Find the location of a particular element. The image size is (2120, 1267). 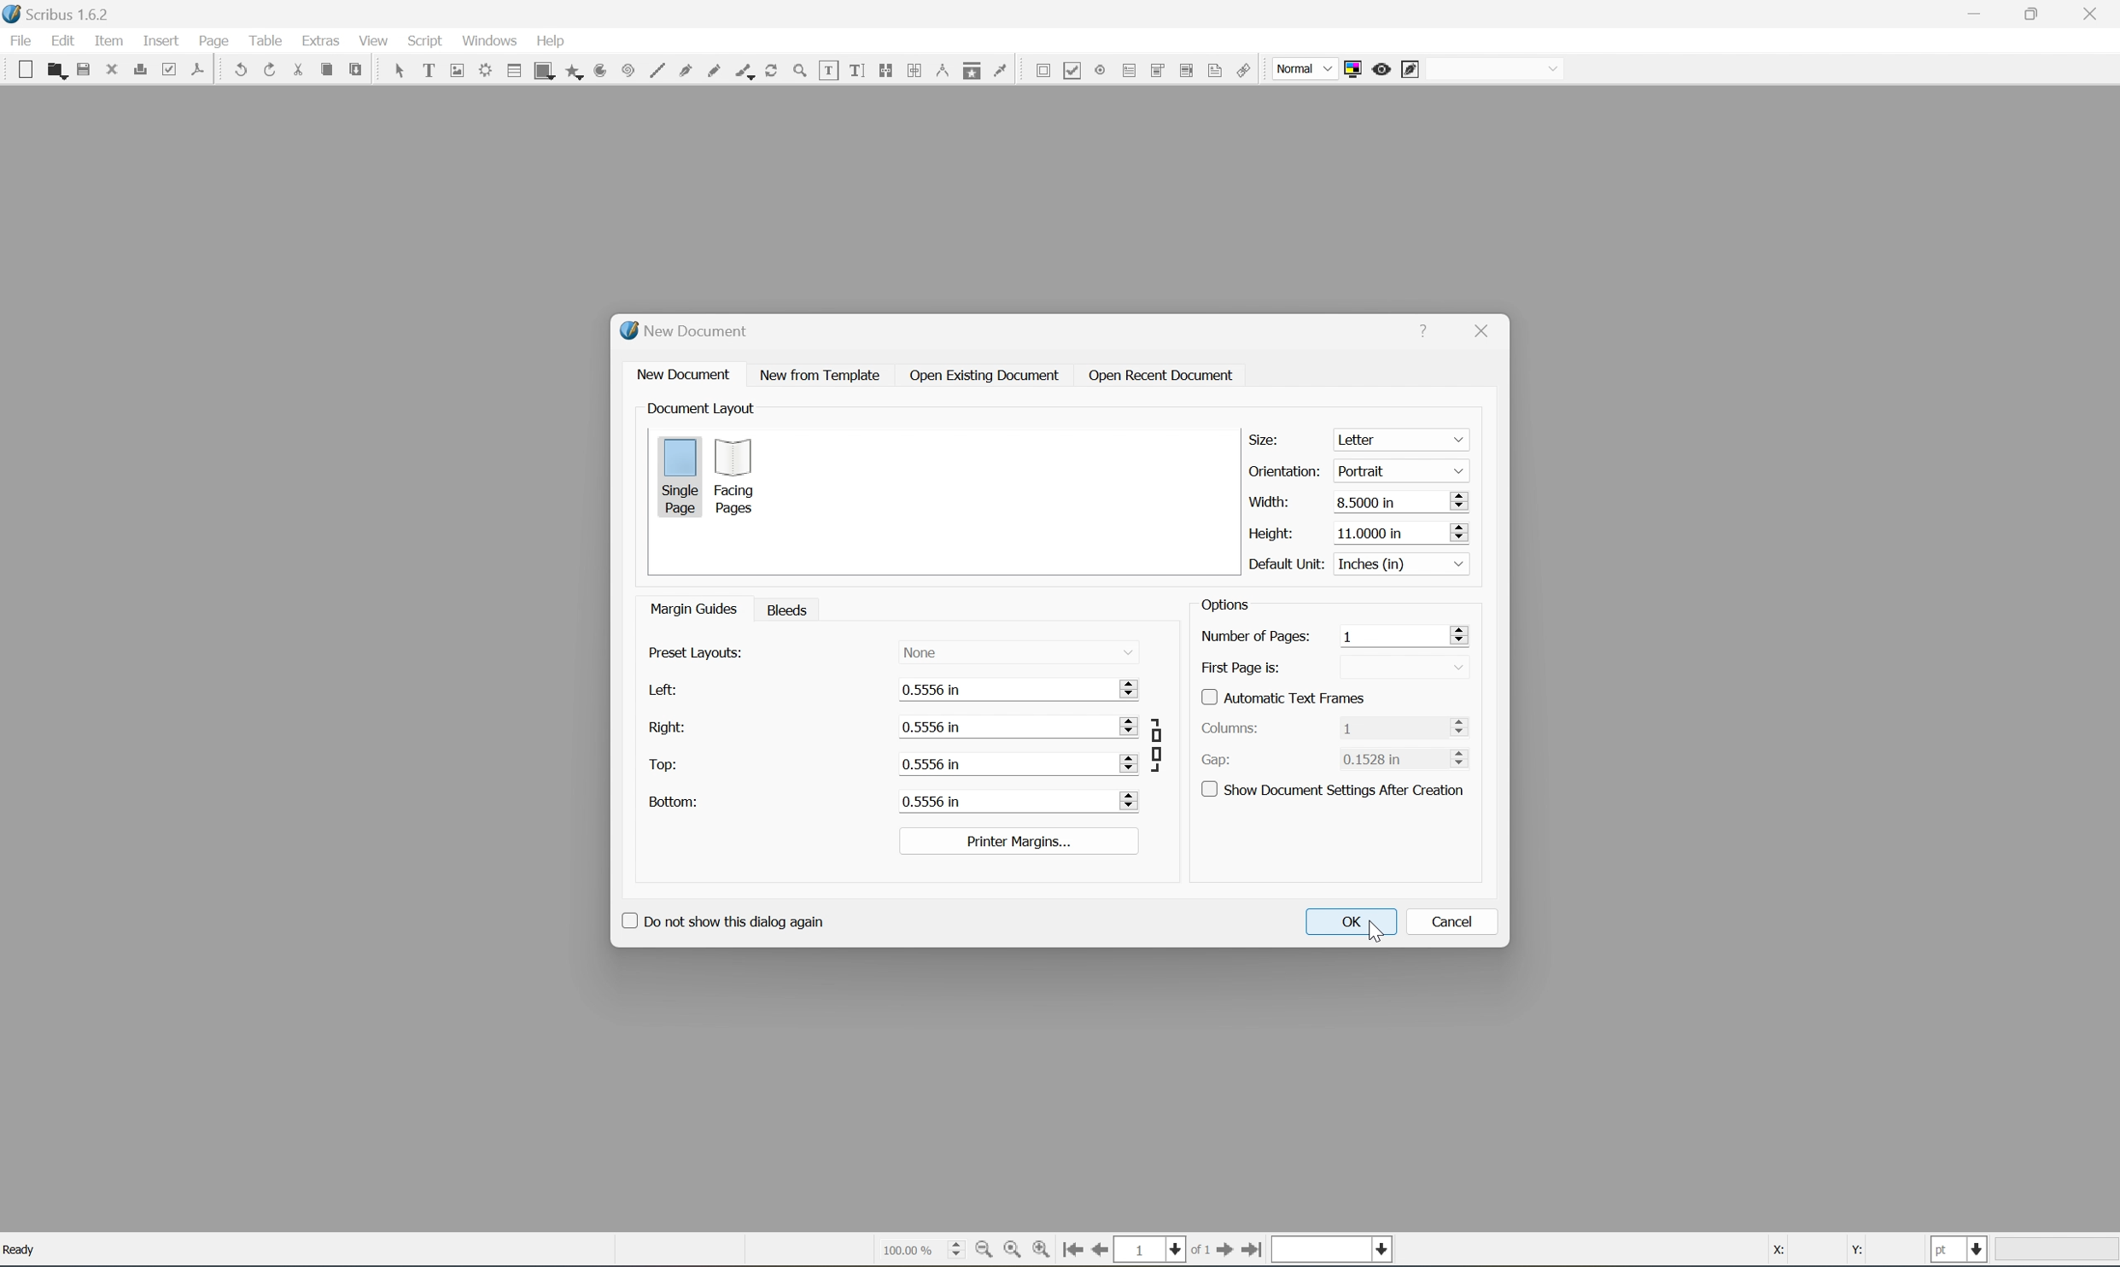

shape is located at coordinates (541, 70).